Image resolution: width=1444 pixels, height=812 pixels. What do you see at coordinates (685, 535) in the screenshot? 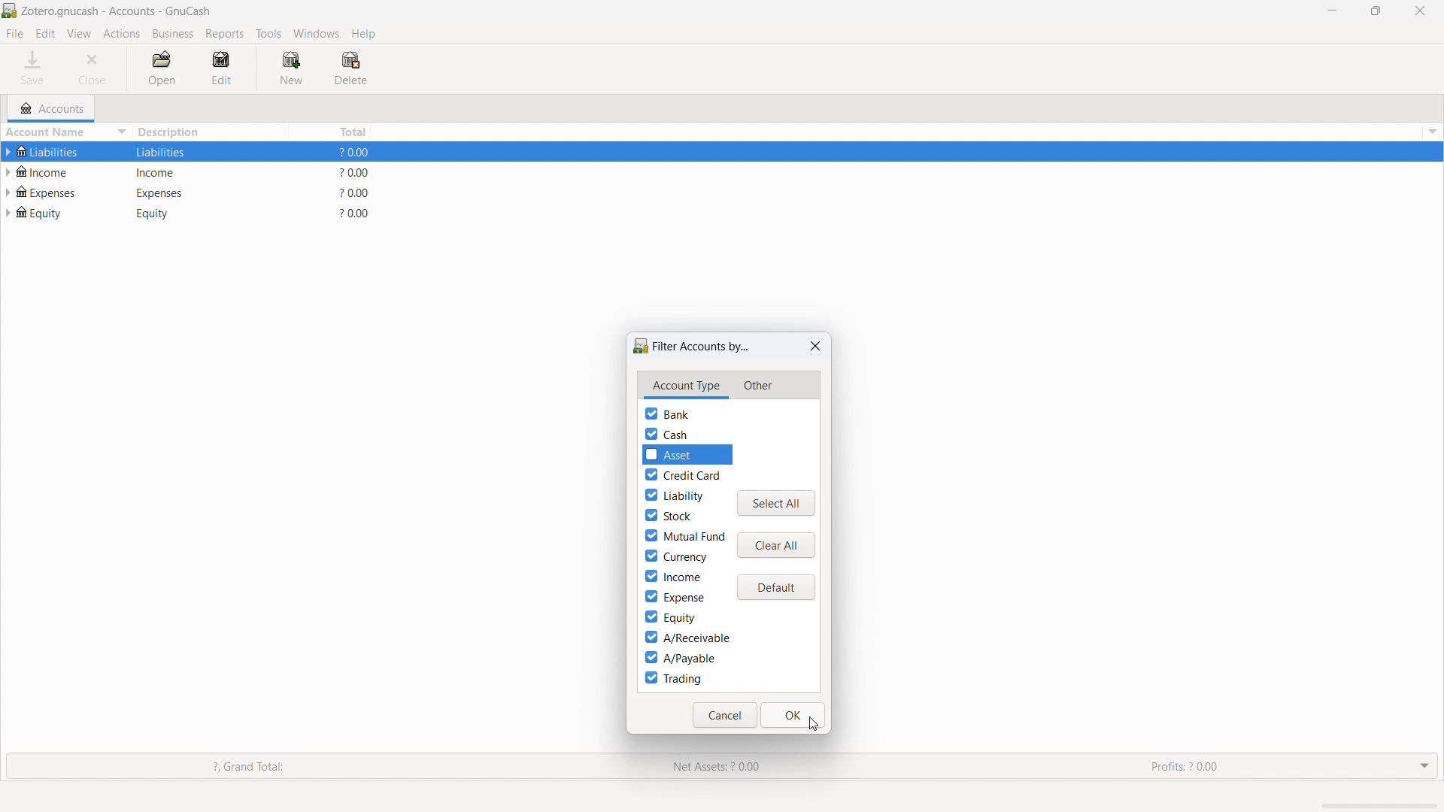
I see `mutual fund` at bounding box center [685, 535].